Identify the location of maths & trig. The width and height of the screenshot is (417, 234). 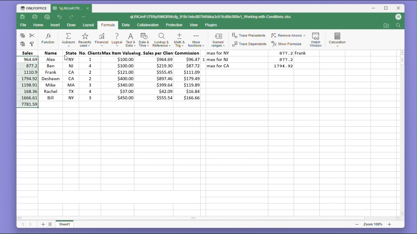
(179, 40).